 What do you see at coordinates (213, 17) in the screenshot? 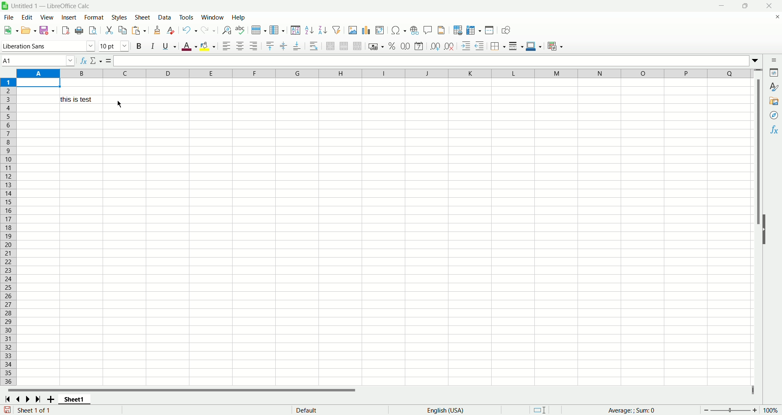
I see `window` at bounding box center [213, 17].